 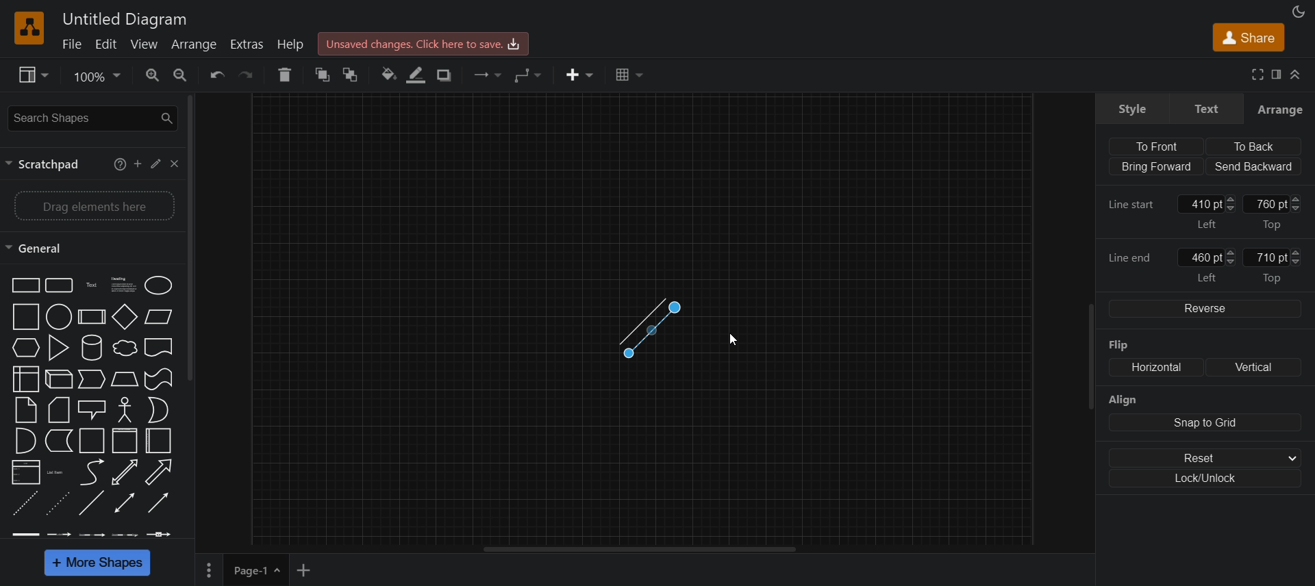 What do you see at coordinates (162, 533) in the screenshot?
I see `connector 5` at bounding box center [162, 533].